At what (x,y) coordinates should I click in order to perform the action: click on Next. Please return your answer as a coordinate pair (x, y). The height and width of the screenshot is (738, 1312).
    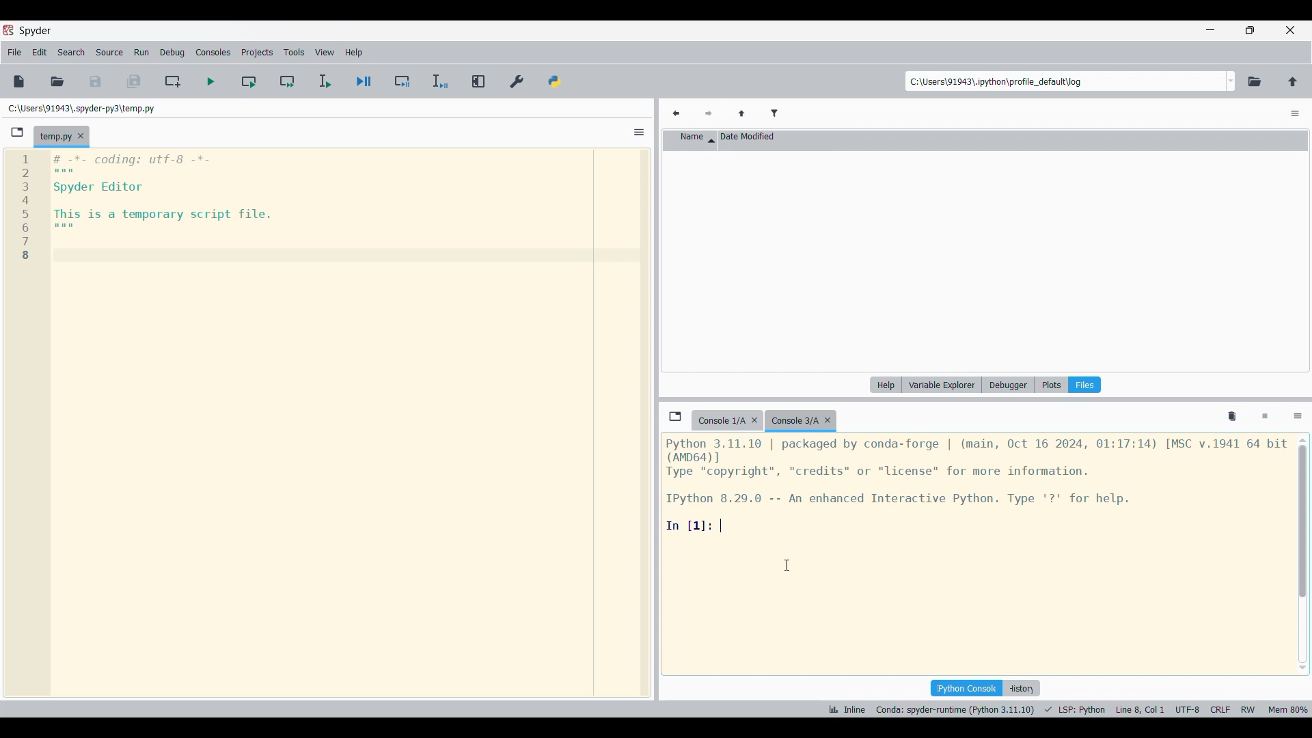
    Looking at the image, I should click on (709, 114).